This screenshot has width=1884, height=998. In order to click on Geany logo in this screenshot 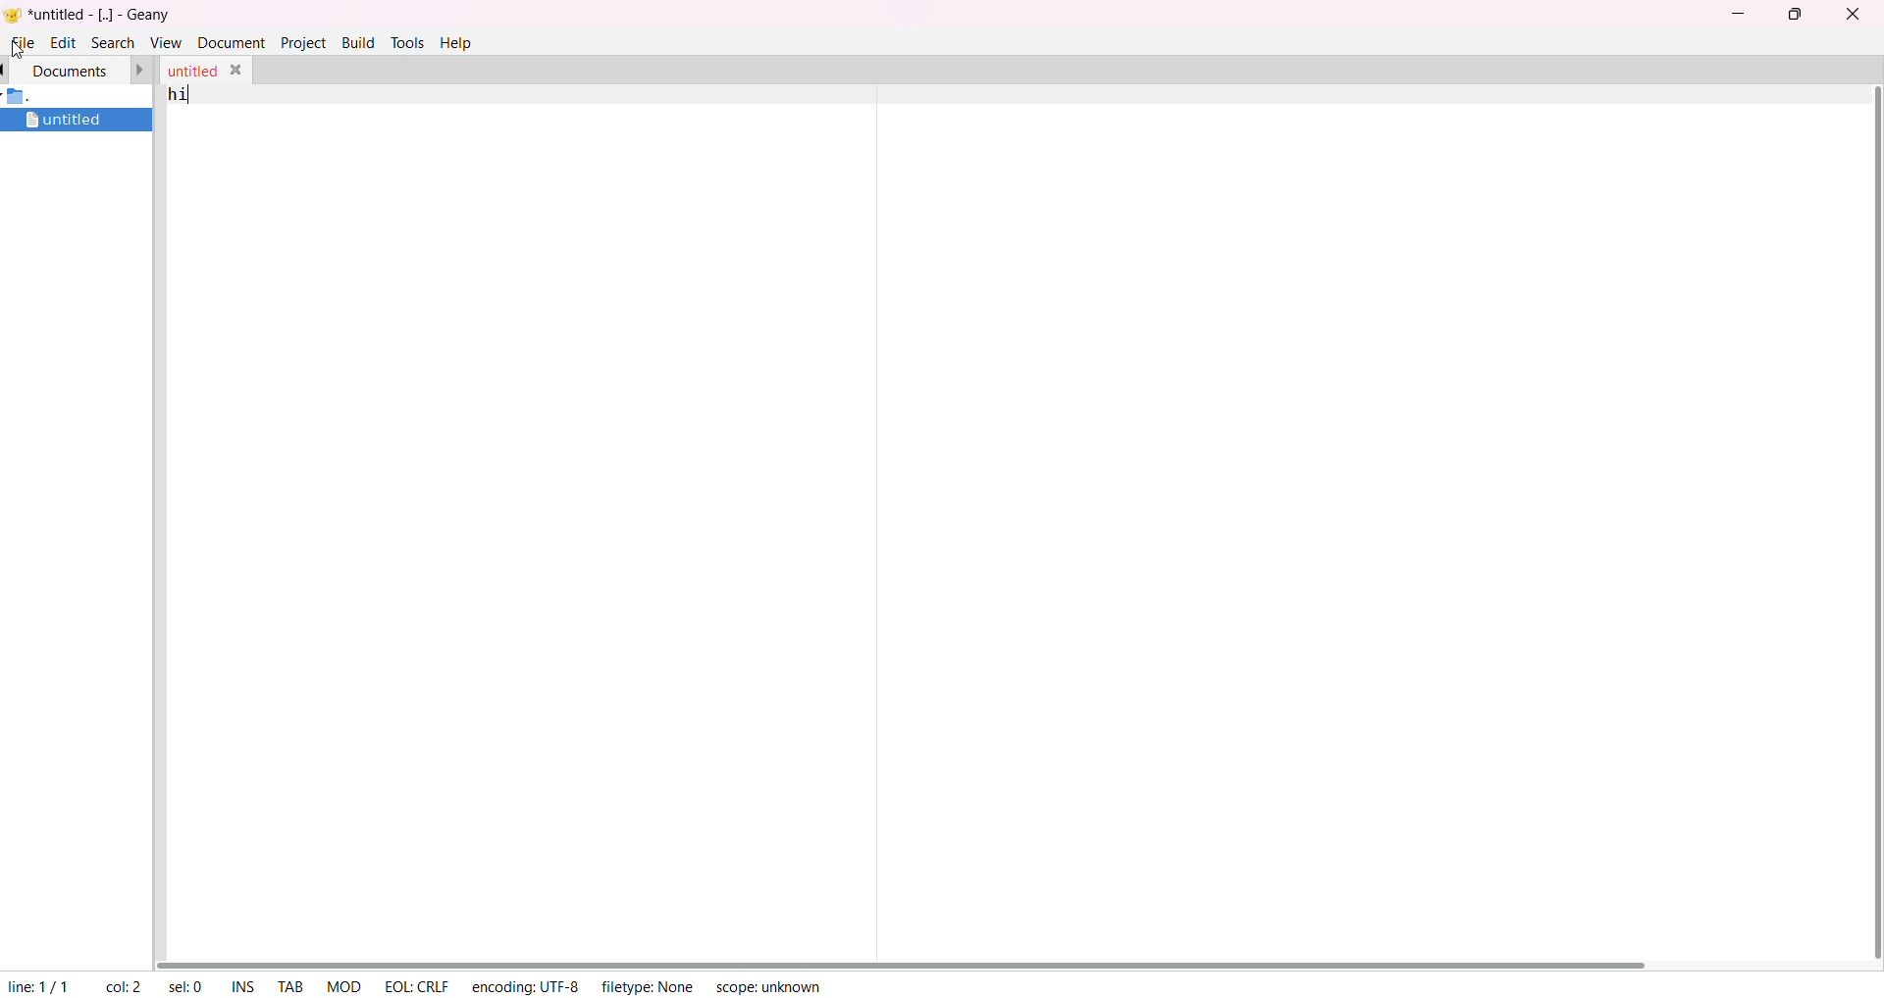, I will do `click(13, 14)`.